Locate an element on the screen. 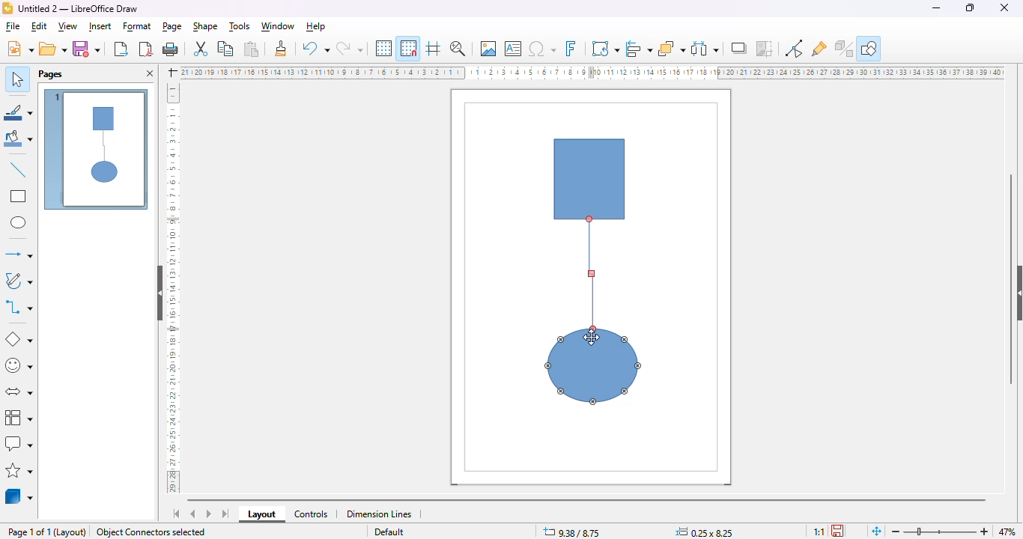 This screenshot has height=539, width=1023. basic shapes is located at coordinates (19, 340).